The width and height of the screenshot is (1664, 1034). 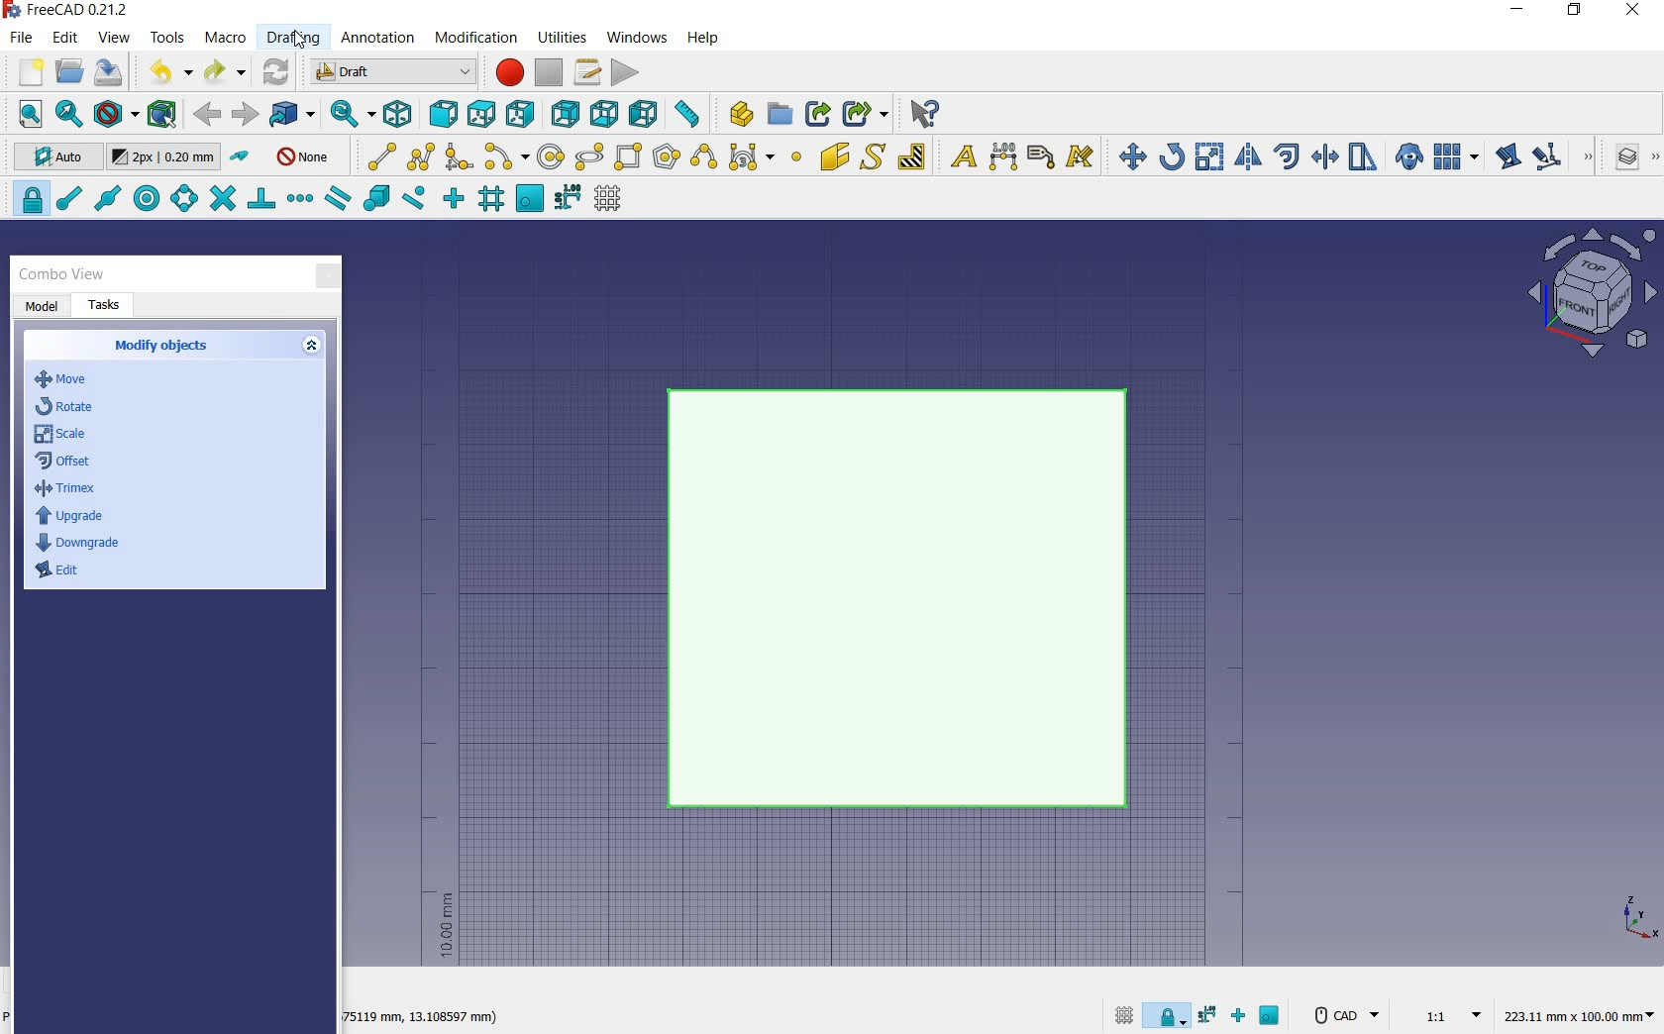 I want to click on line, so click(x=376, y=155).